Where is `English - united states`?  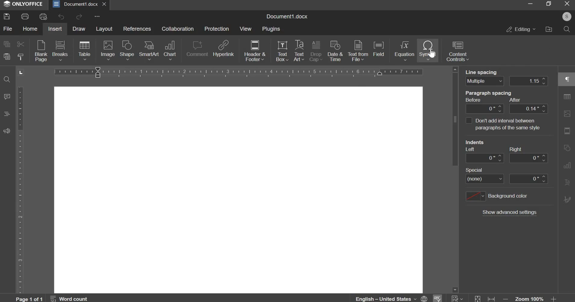
English - united states is located at coordinates (391, 299).